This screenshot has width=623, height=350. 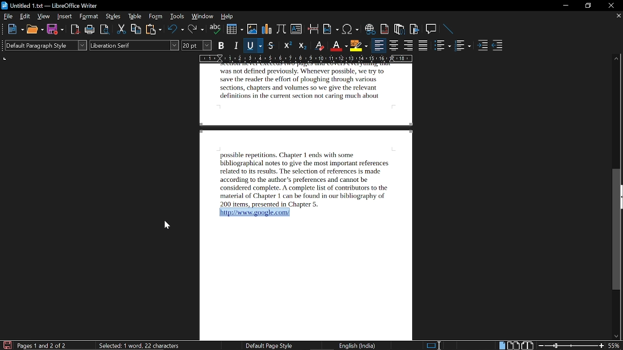 I want to click on cursor, so click(x=165, y=227).